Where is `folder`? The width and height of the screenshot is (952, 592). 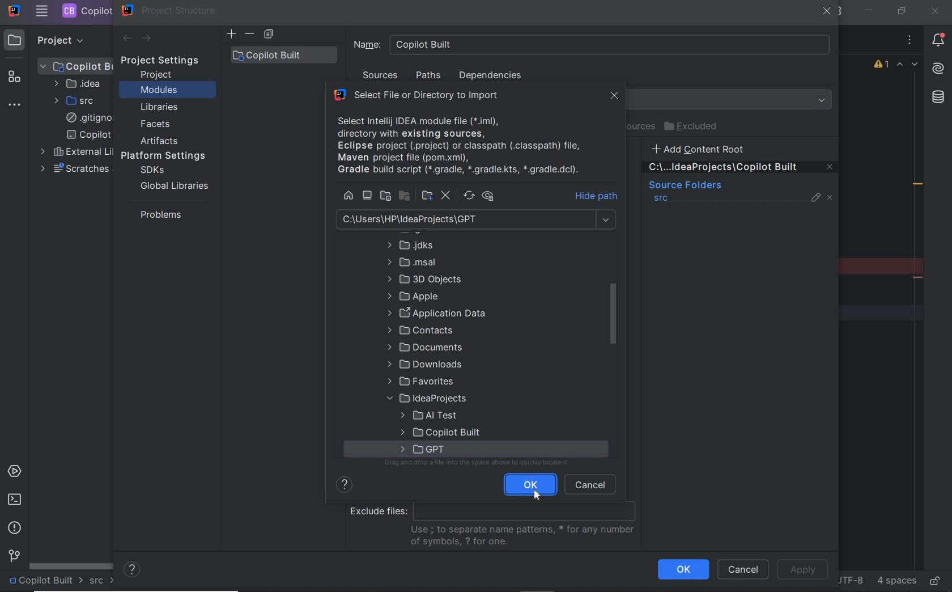
folder is located at coordinates (410, 262).